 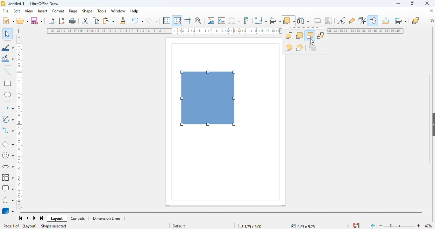 What do you see at coordinates (275, 20) in the screenshot?
I see `align objects` at bounding box center [275, 20].